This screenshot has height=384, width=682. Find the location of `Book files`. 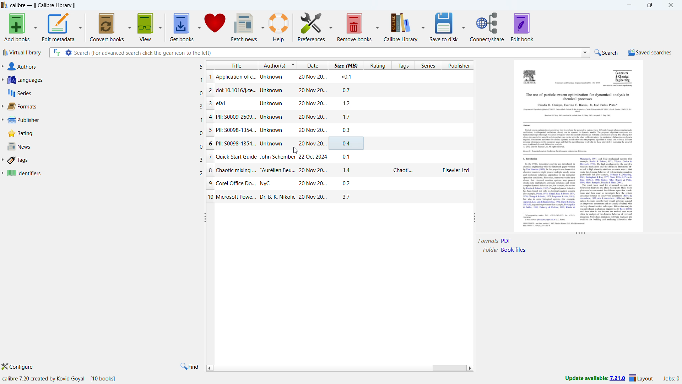

Book files is located at coordinates (514, 250).